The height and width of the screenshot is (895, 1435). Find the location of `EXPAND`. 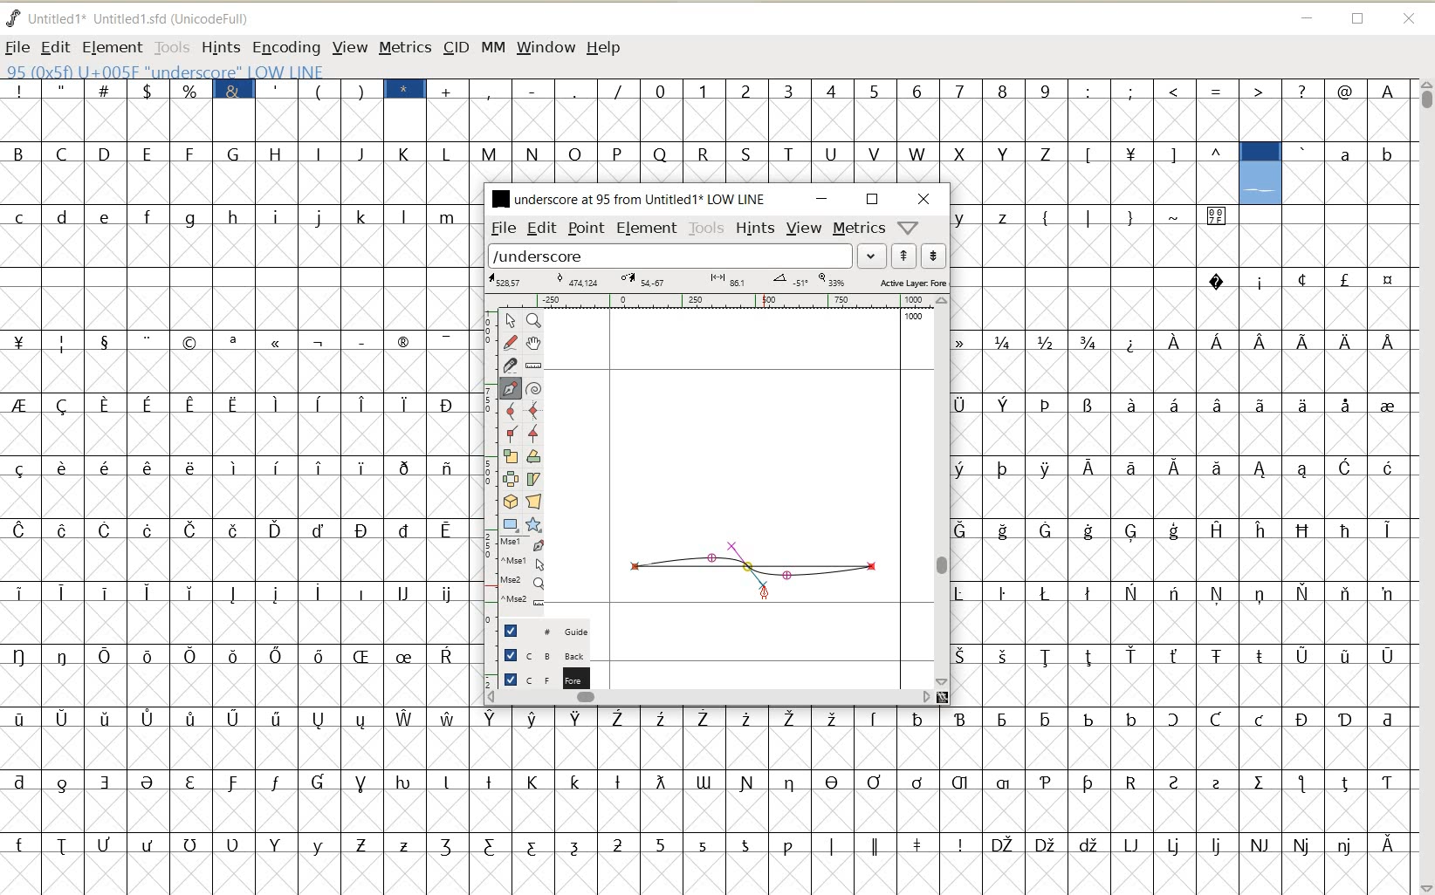

EXPAND is located at coordinates (873, 256).